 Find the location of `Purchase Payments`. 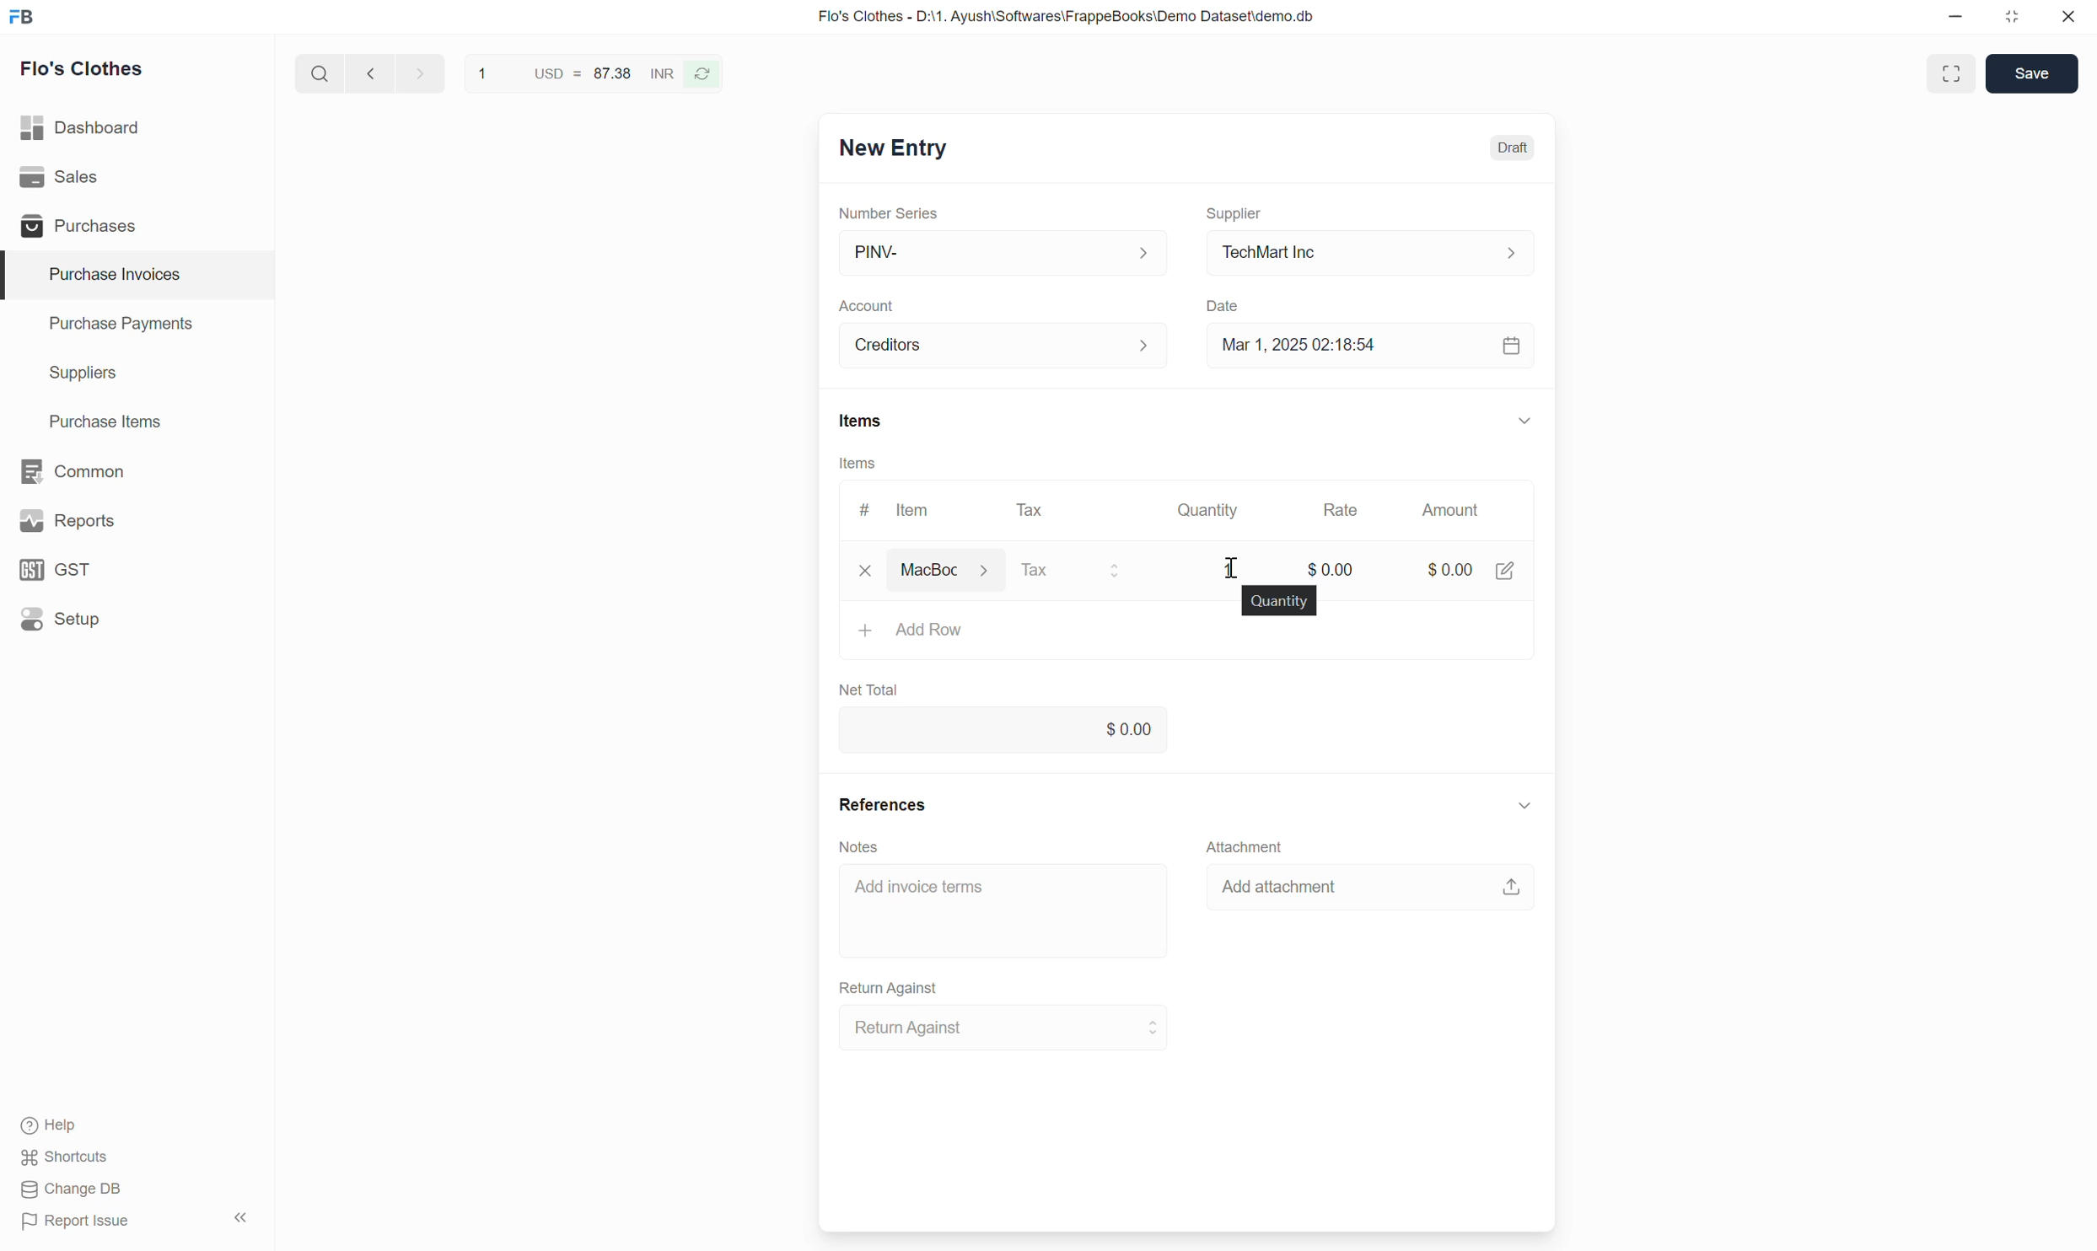

Purchase Payments is located at coordinates (137, 325).